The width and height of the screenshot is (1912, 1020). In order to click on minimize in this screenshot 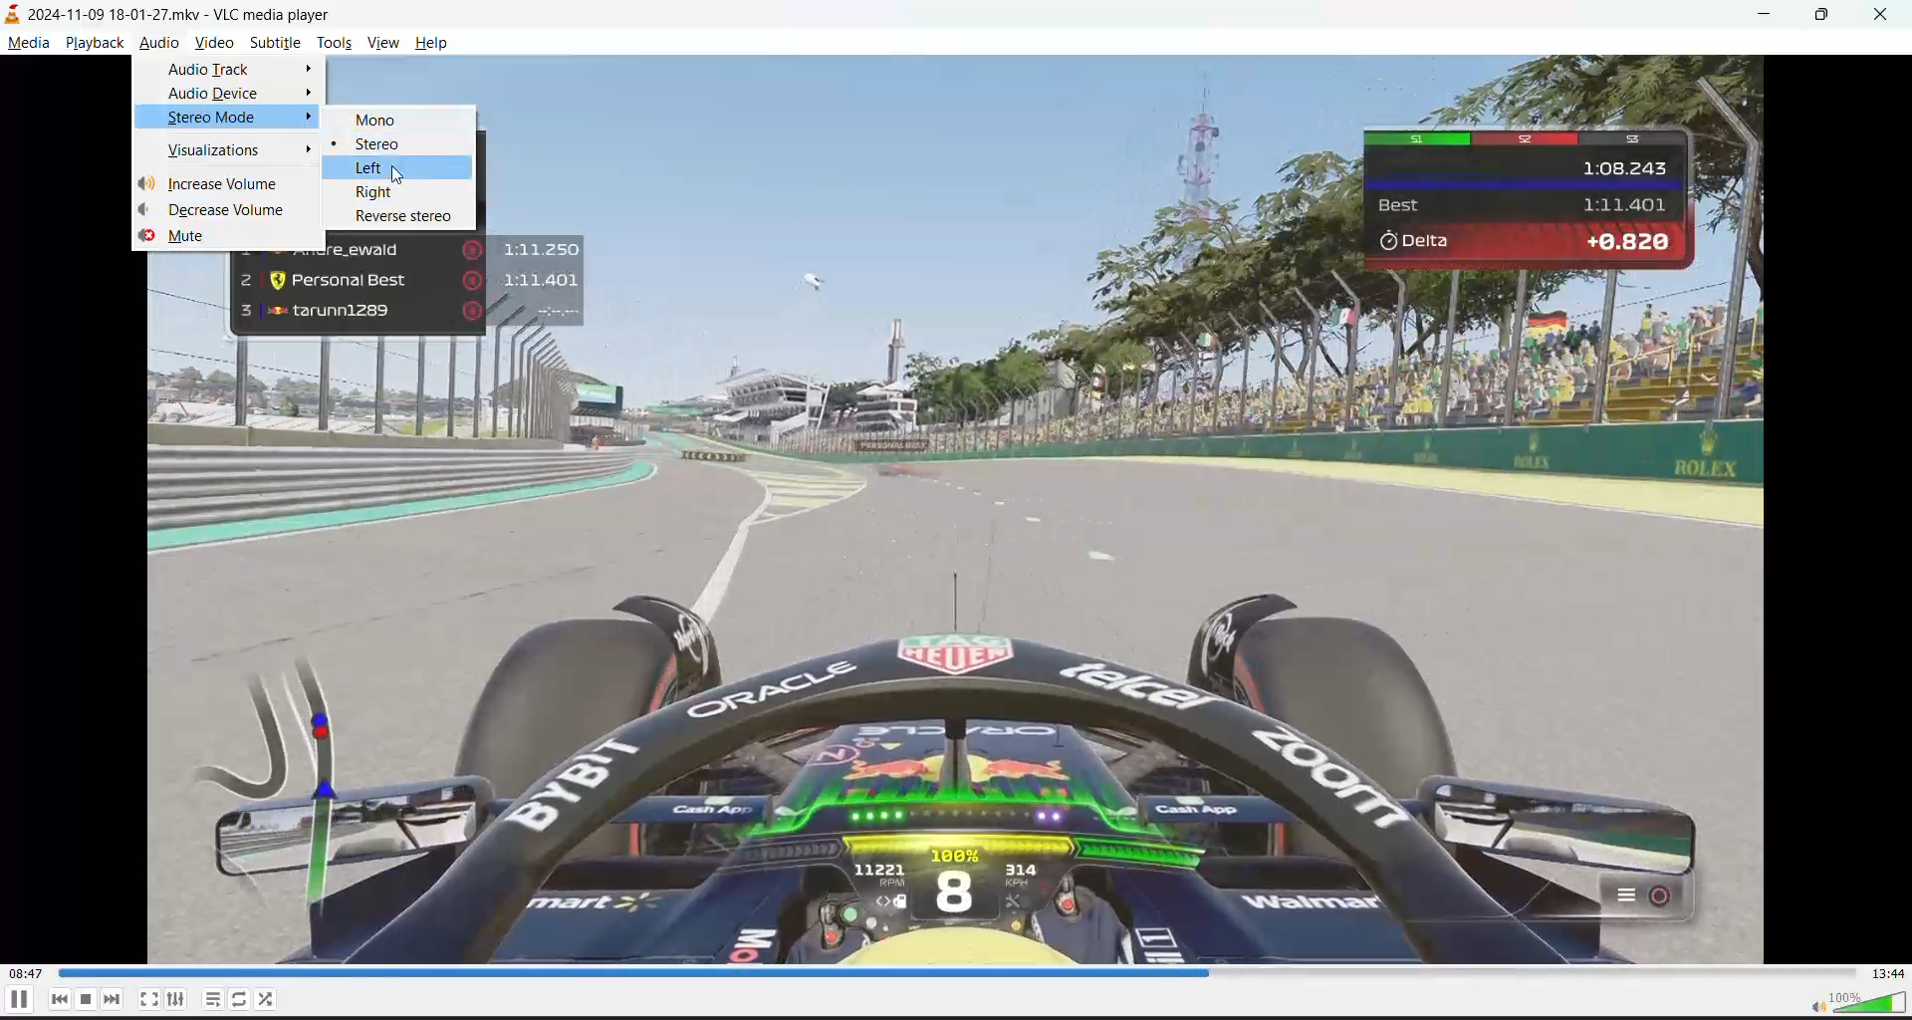, I will do `click(1766, 13)`.